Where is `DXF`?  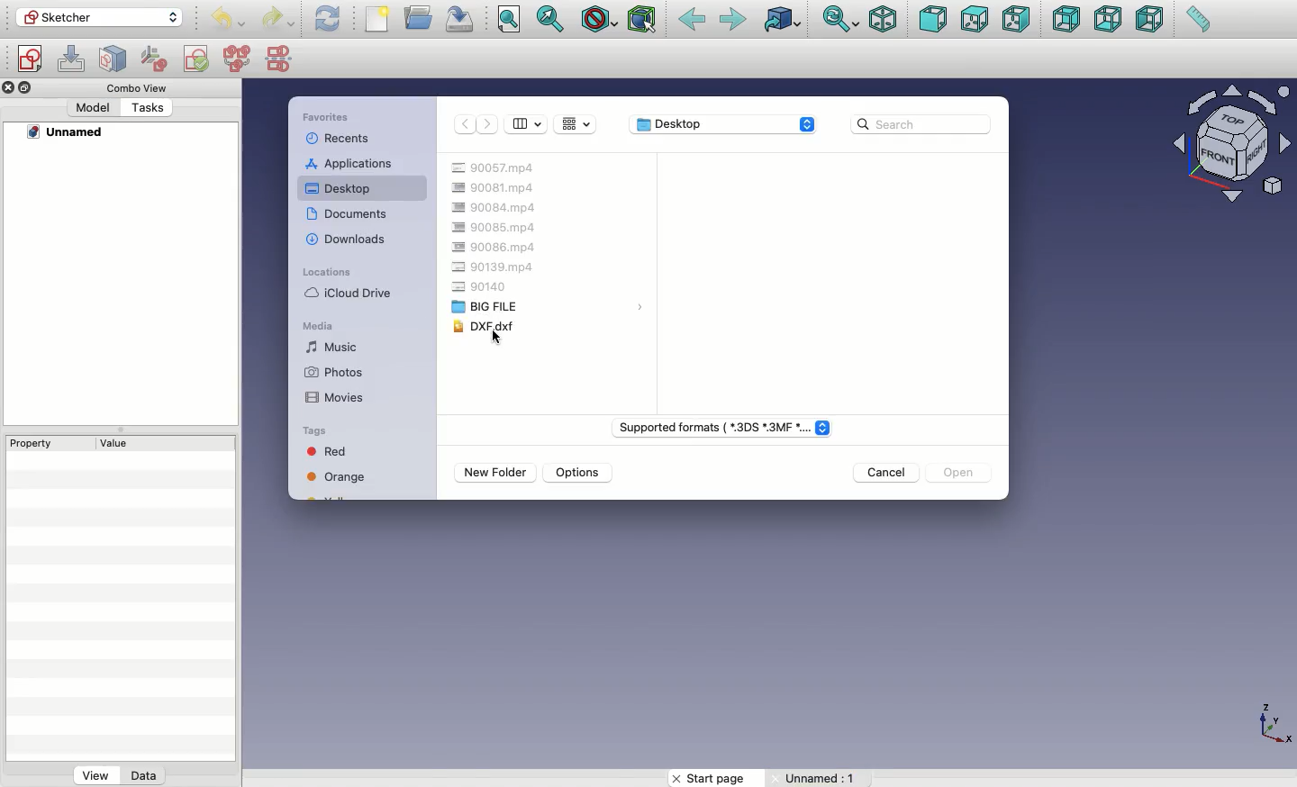
DXF is located at coordinates (484, 325).